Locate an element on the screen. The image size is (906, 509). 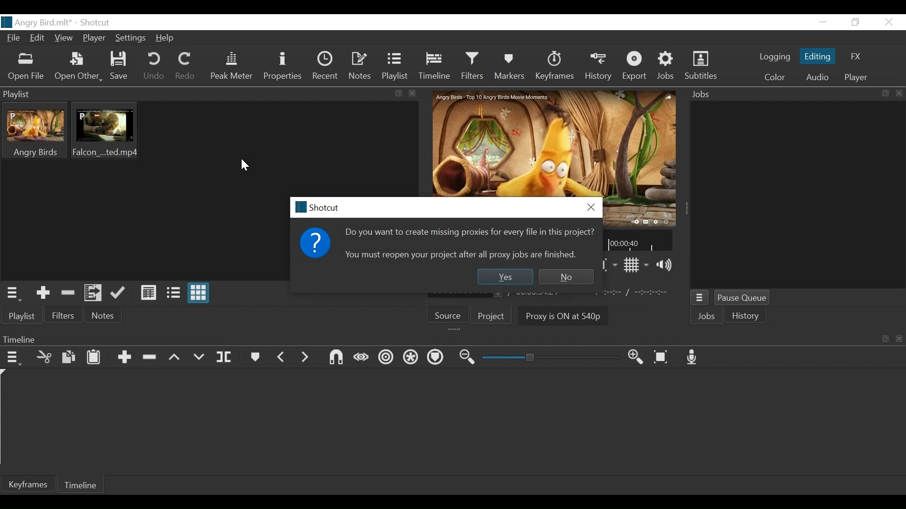
Timeline is located at coordinates (82, 484).